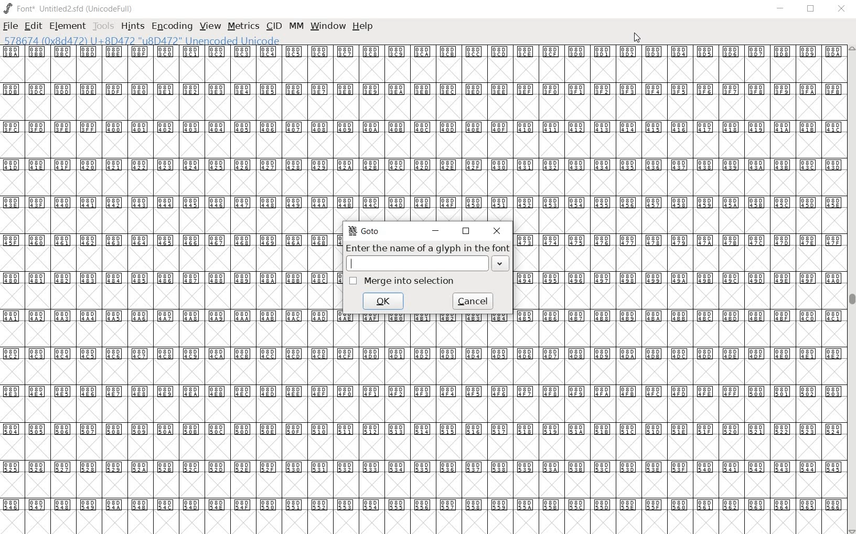  Describe the element at coordinates (210, 26) in the screenshot. I see `view` at that location.